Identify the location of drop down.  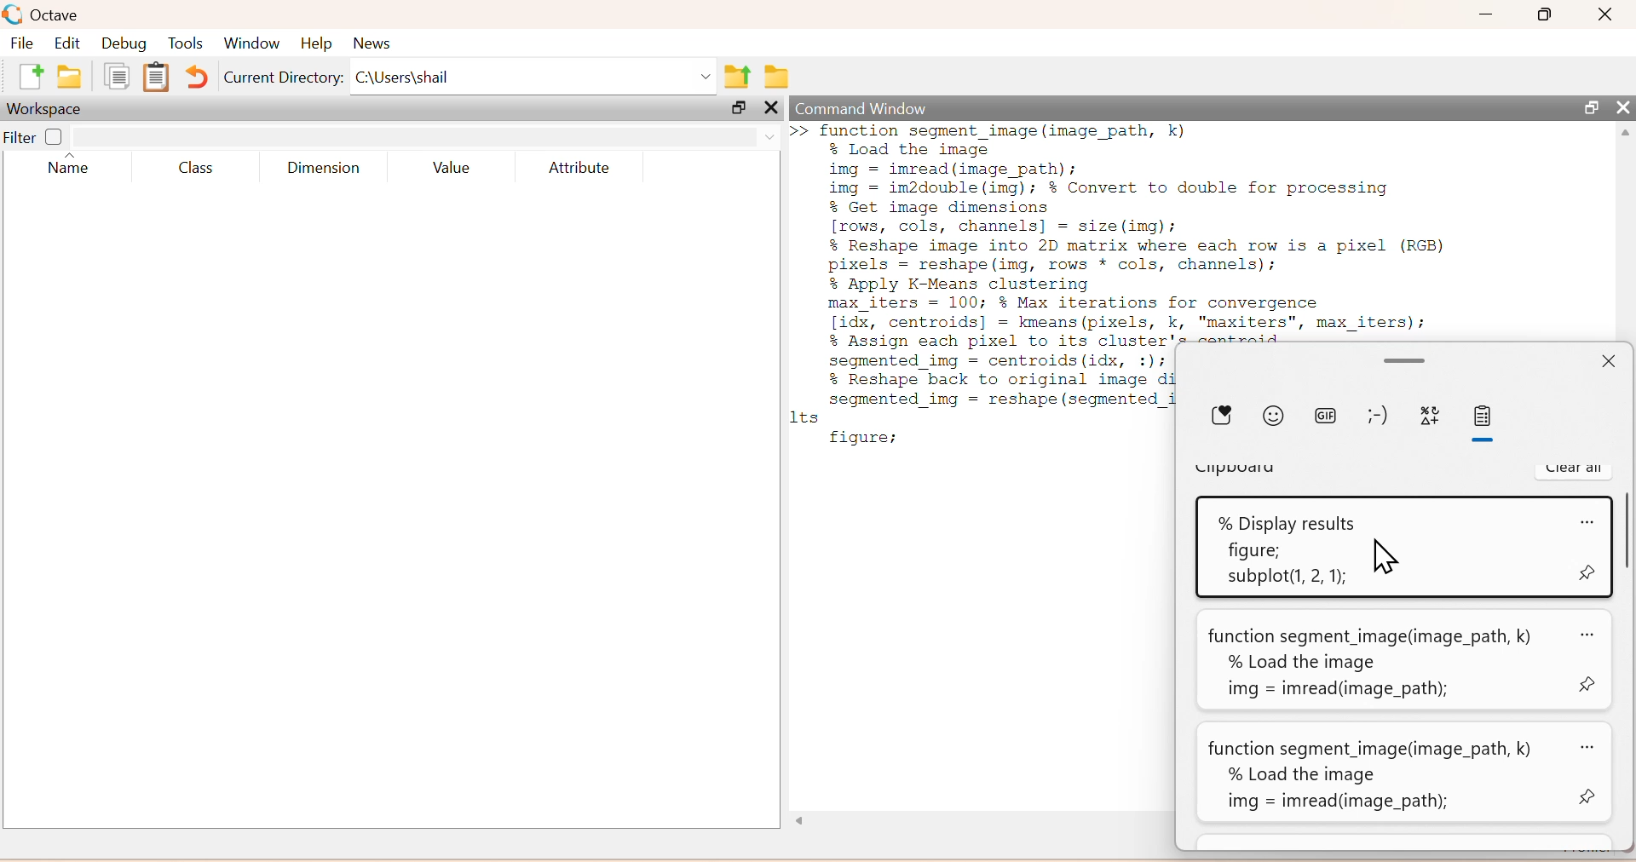
(767, 135).